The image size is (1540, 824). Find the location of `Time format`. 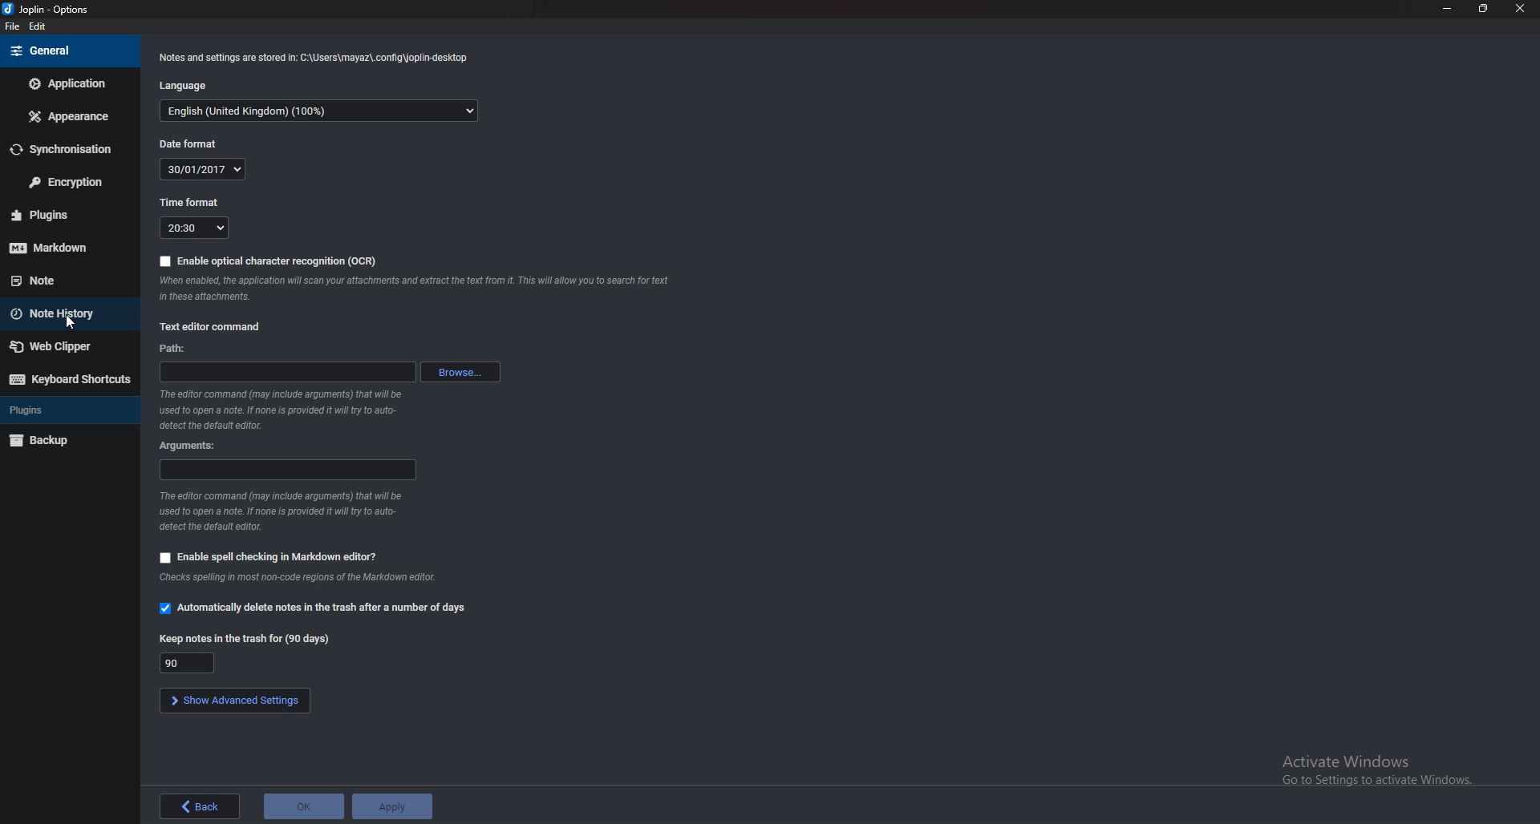

Time format is located at coordinates (192, 204).